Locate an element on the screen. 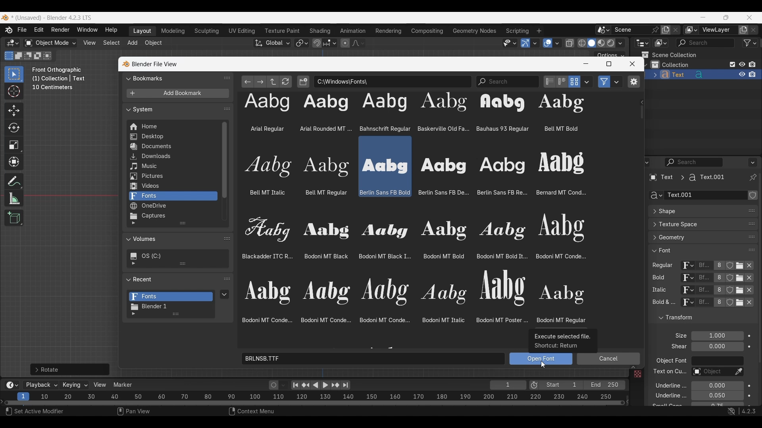  OneDrive folder is located at coordinates (172, 206).